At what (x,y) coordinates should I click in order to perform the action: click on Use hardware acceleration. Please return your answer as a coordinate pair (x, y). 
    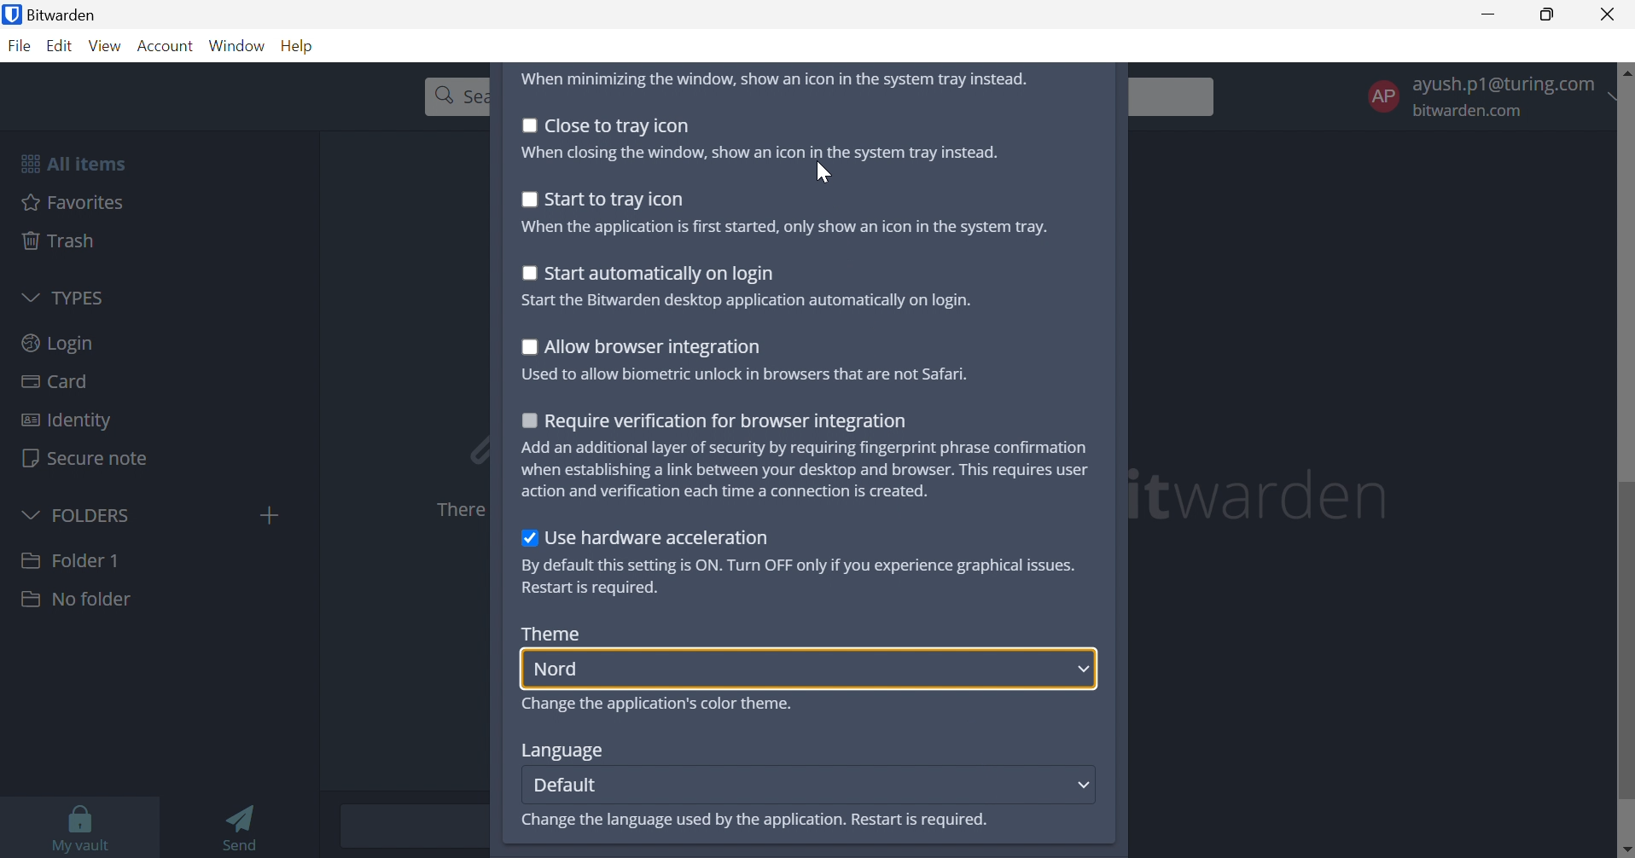
    Looking at the image, I should click on (658, 537).